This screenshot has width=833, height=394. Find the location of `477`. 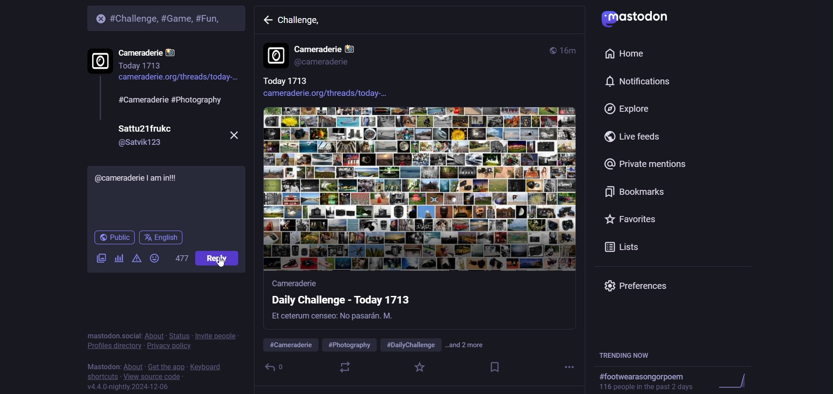

477 is located at coordinates (180, 258).